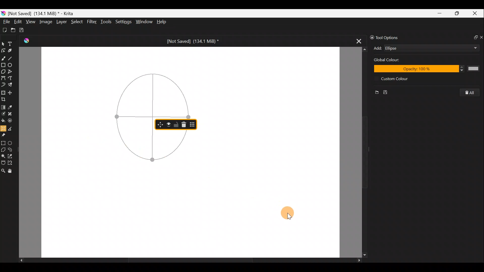  Describe the element at coordinates (12, 65) in the screenshot. I see `Ellipse` at that location.